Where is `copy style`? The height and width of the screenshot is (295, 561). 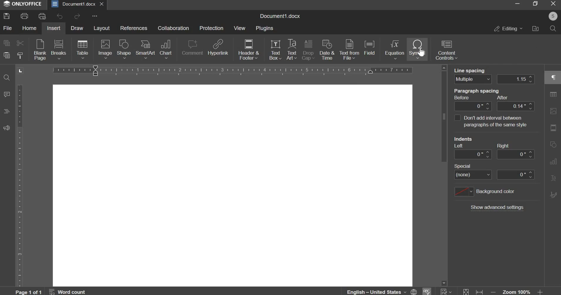
copy style is located at coordinates (20, 55).